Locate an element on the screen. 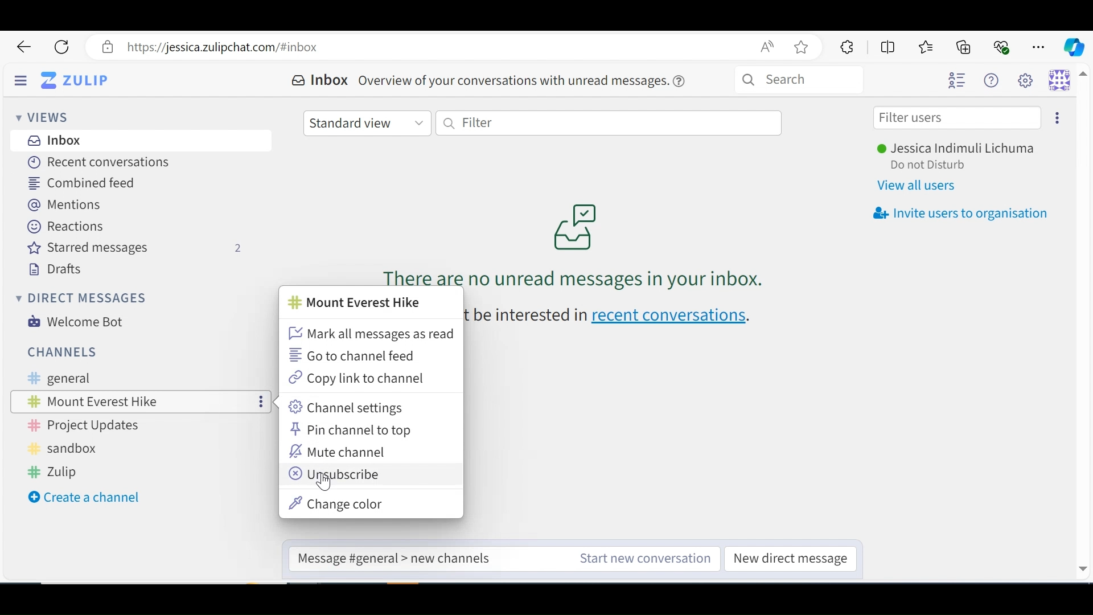 This screenshot has width=1093, height=615. Mentions is located at coordinates (66, 204).